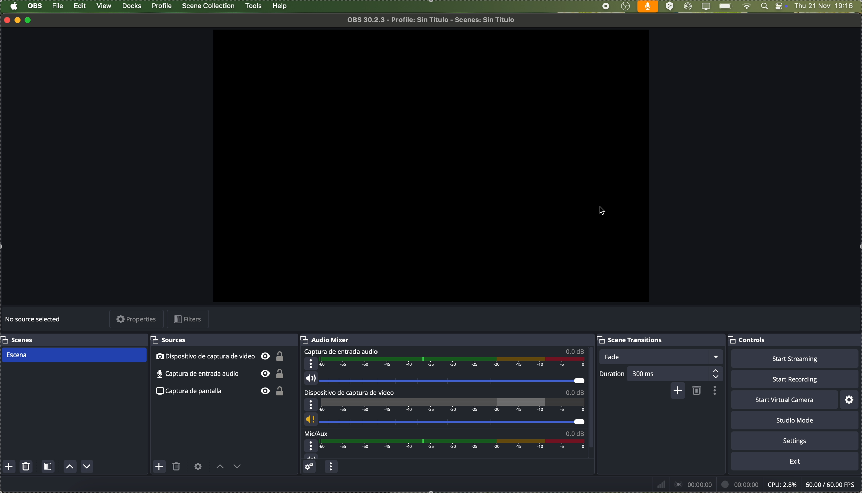 The width and height of the screenshot is (862, 493). What do you see at coordinates (255, 5) in the screenshot?
I see `click on tools` at bounding box center [255, 5].